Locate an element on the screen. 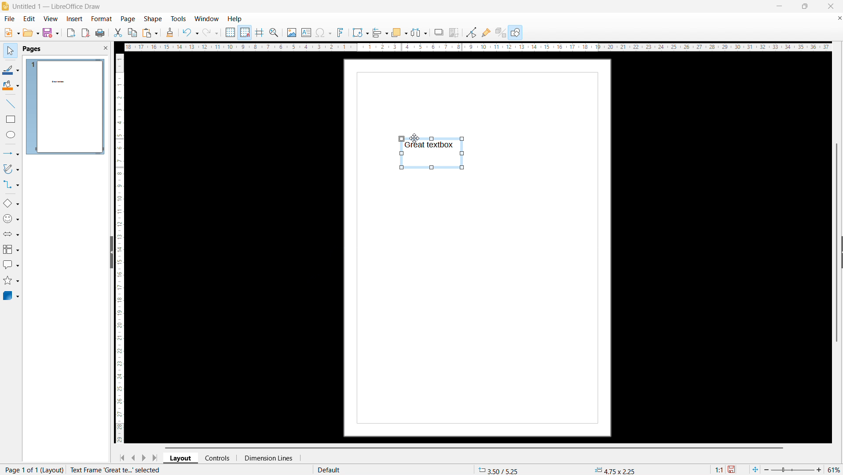 This screenshot has height=475, width=843. go to last page is located at coordinates (155, 457).